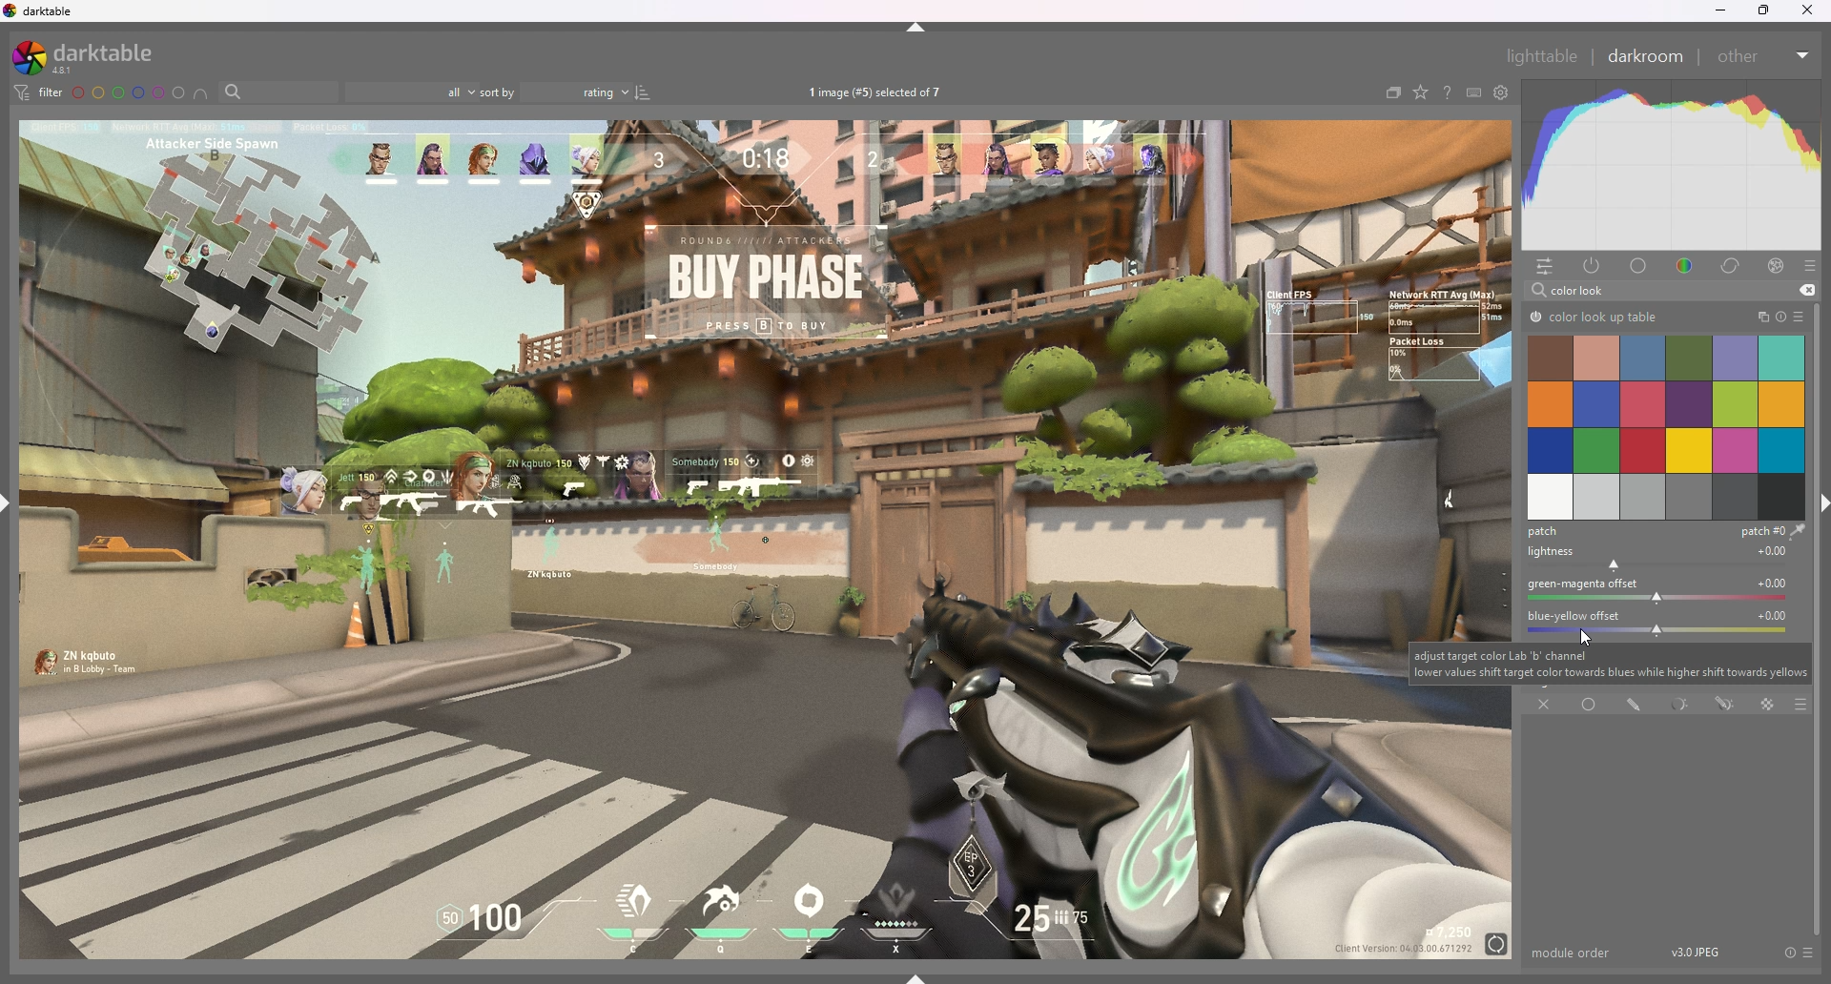 The height and width of the screenshot is (984, 1831). Describe the element at coordinates (1665, 426) in the screenshot. I see `color selection` at that location.